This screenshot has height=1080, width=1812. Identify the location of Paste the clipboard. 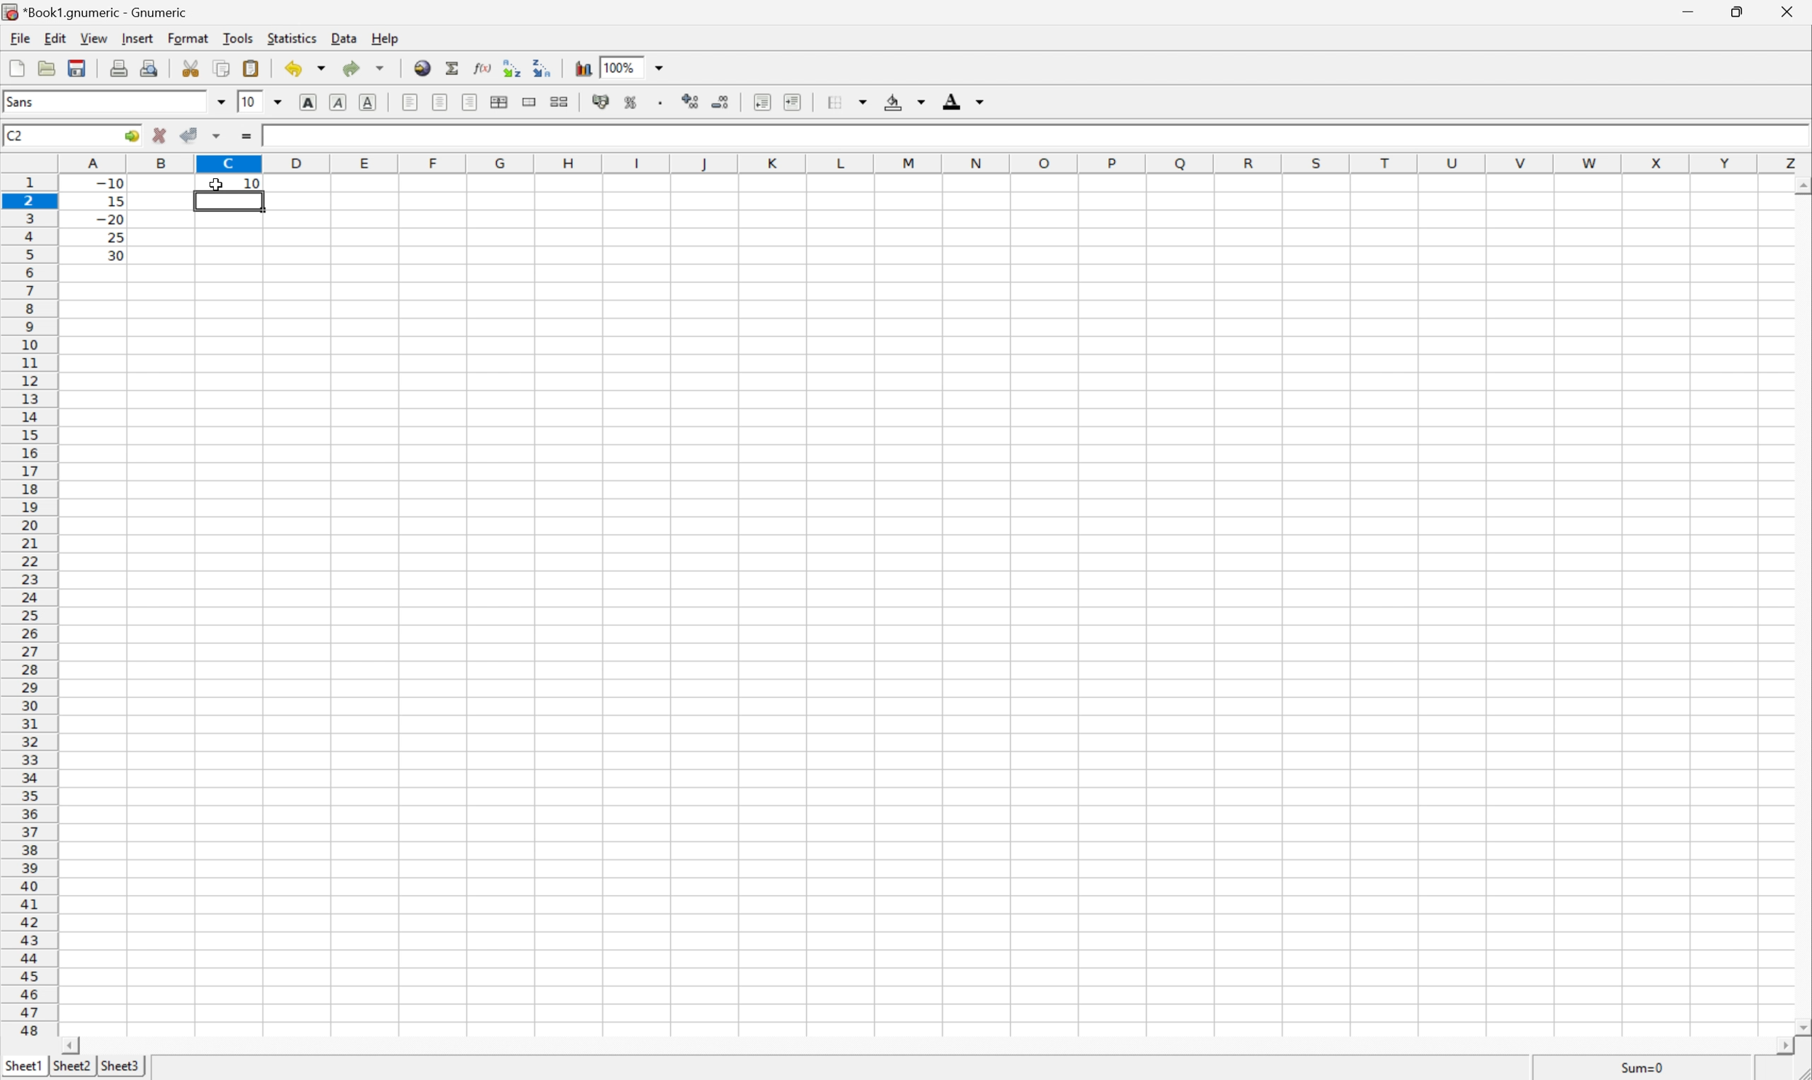
(254, 68).